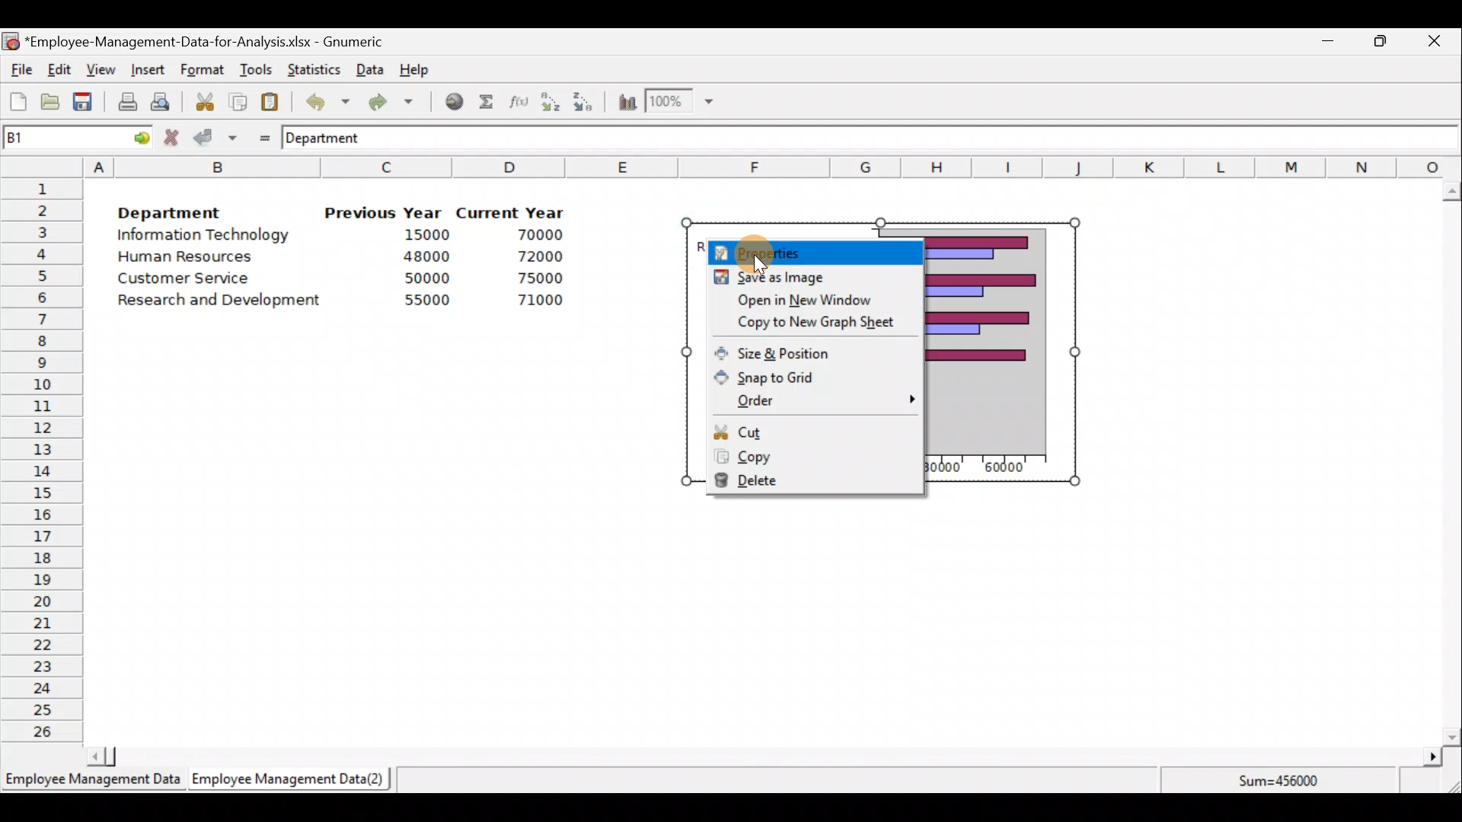 This screenshot has height=822, width=1462. Describe the element at coordinates (764, 245) in the screenshot. I see `Cursor on properties` at that location.